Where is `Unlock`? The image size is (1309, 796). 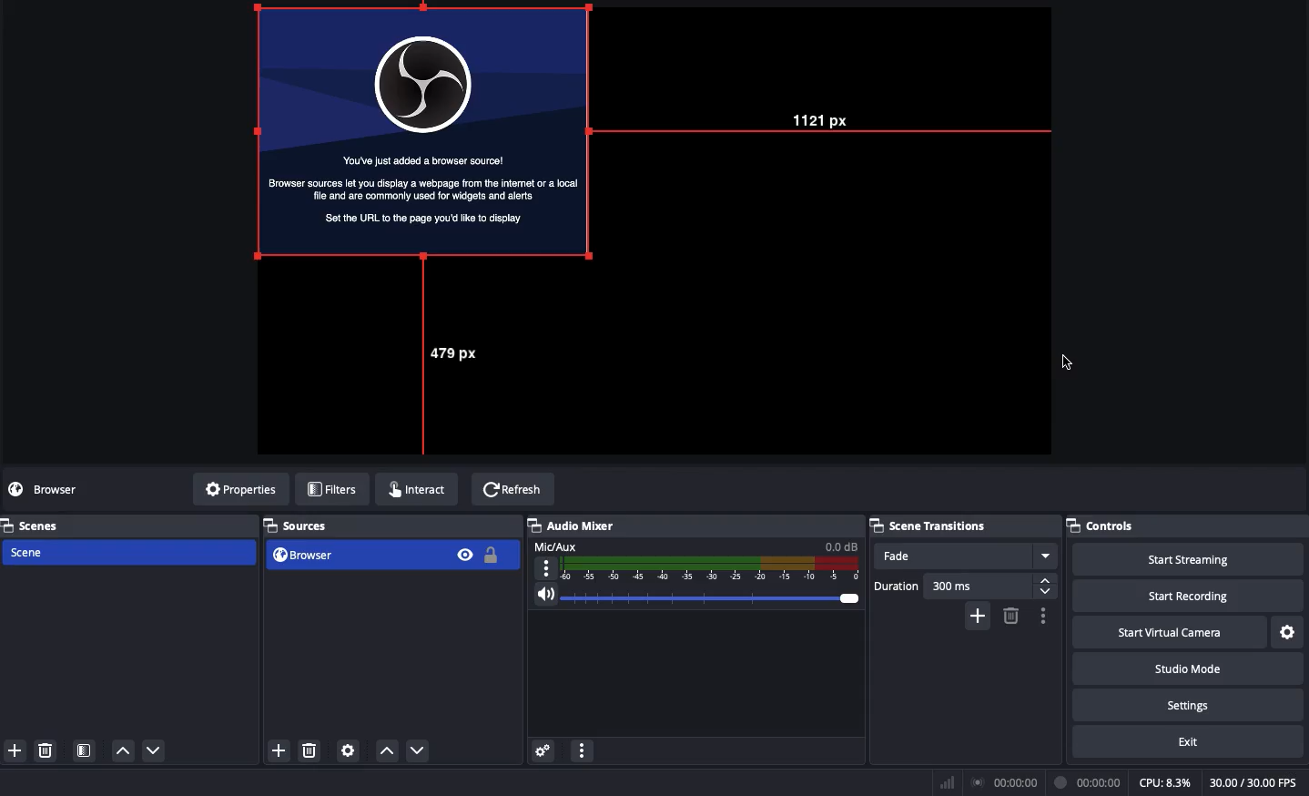 Unlock is located at coordinates (492, 556).